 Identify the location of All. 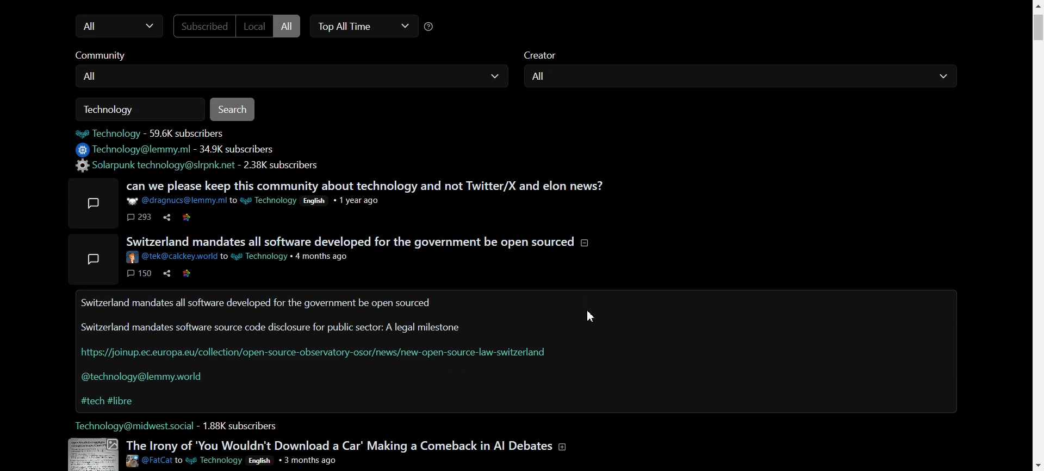
(289, 79).